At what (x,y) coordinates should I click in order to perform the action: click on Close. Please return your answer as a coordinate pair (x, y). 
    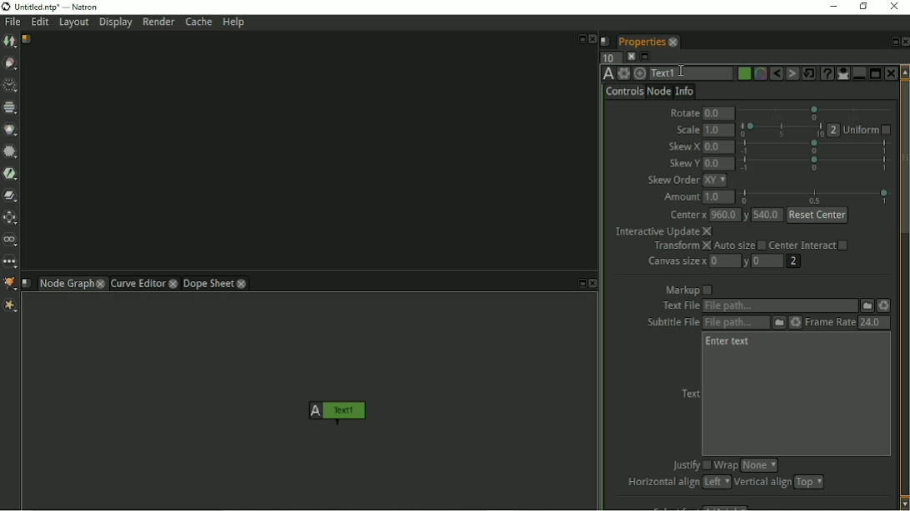
    Looking at the image, I should click on (890, 73).